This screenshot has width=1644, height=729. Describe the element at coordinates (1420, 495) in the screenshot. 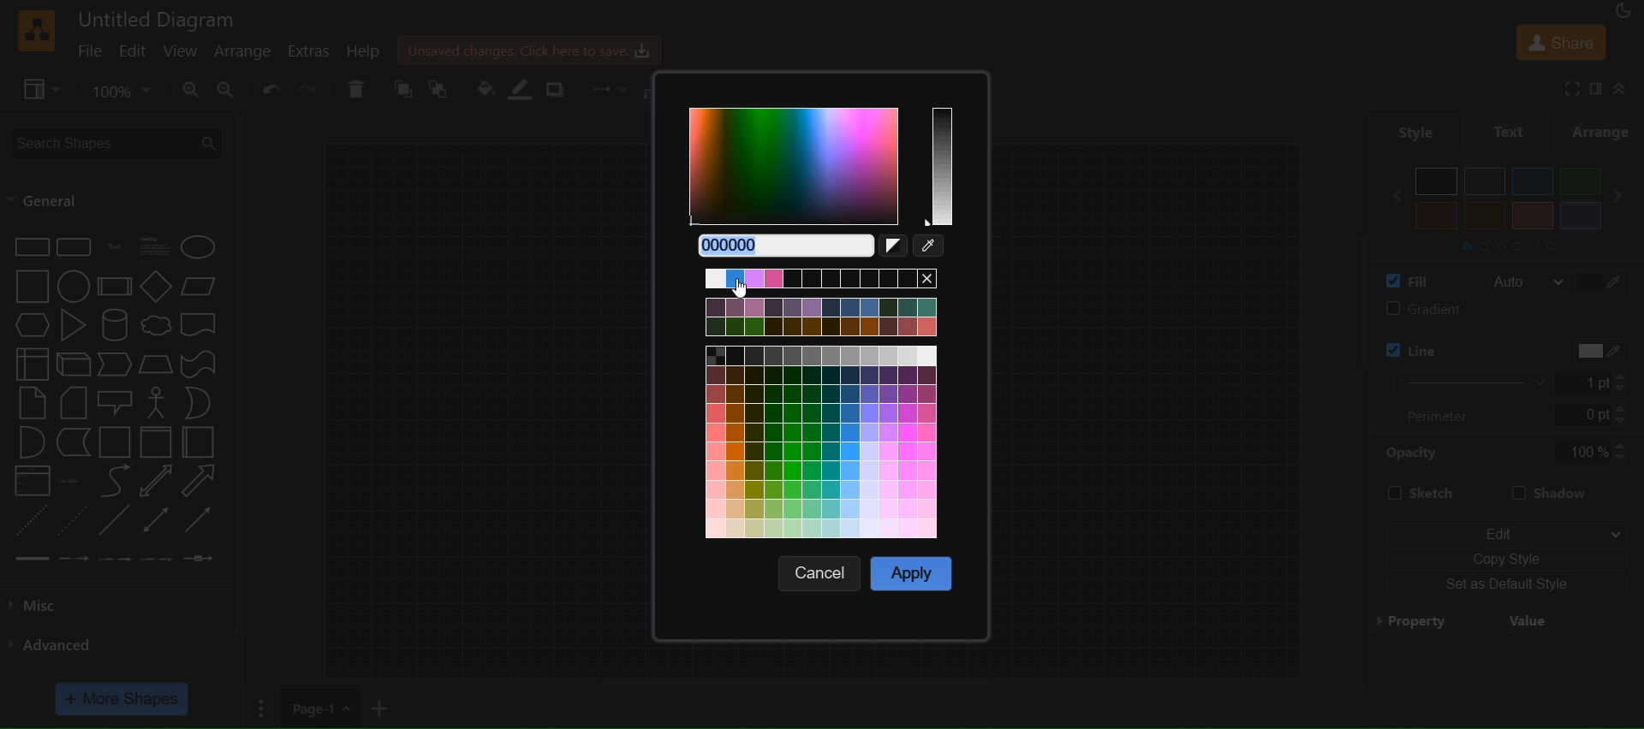

I see `sketch` at that location.